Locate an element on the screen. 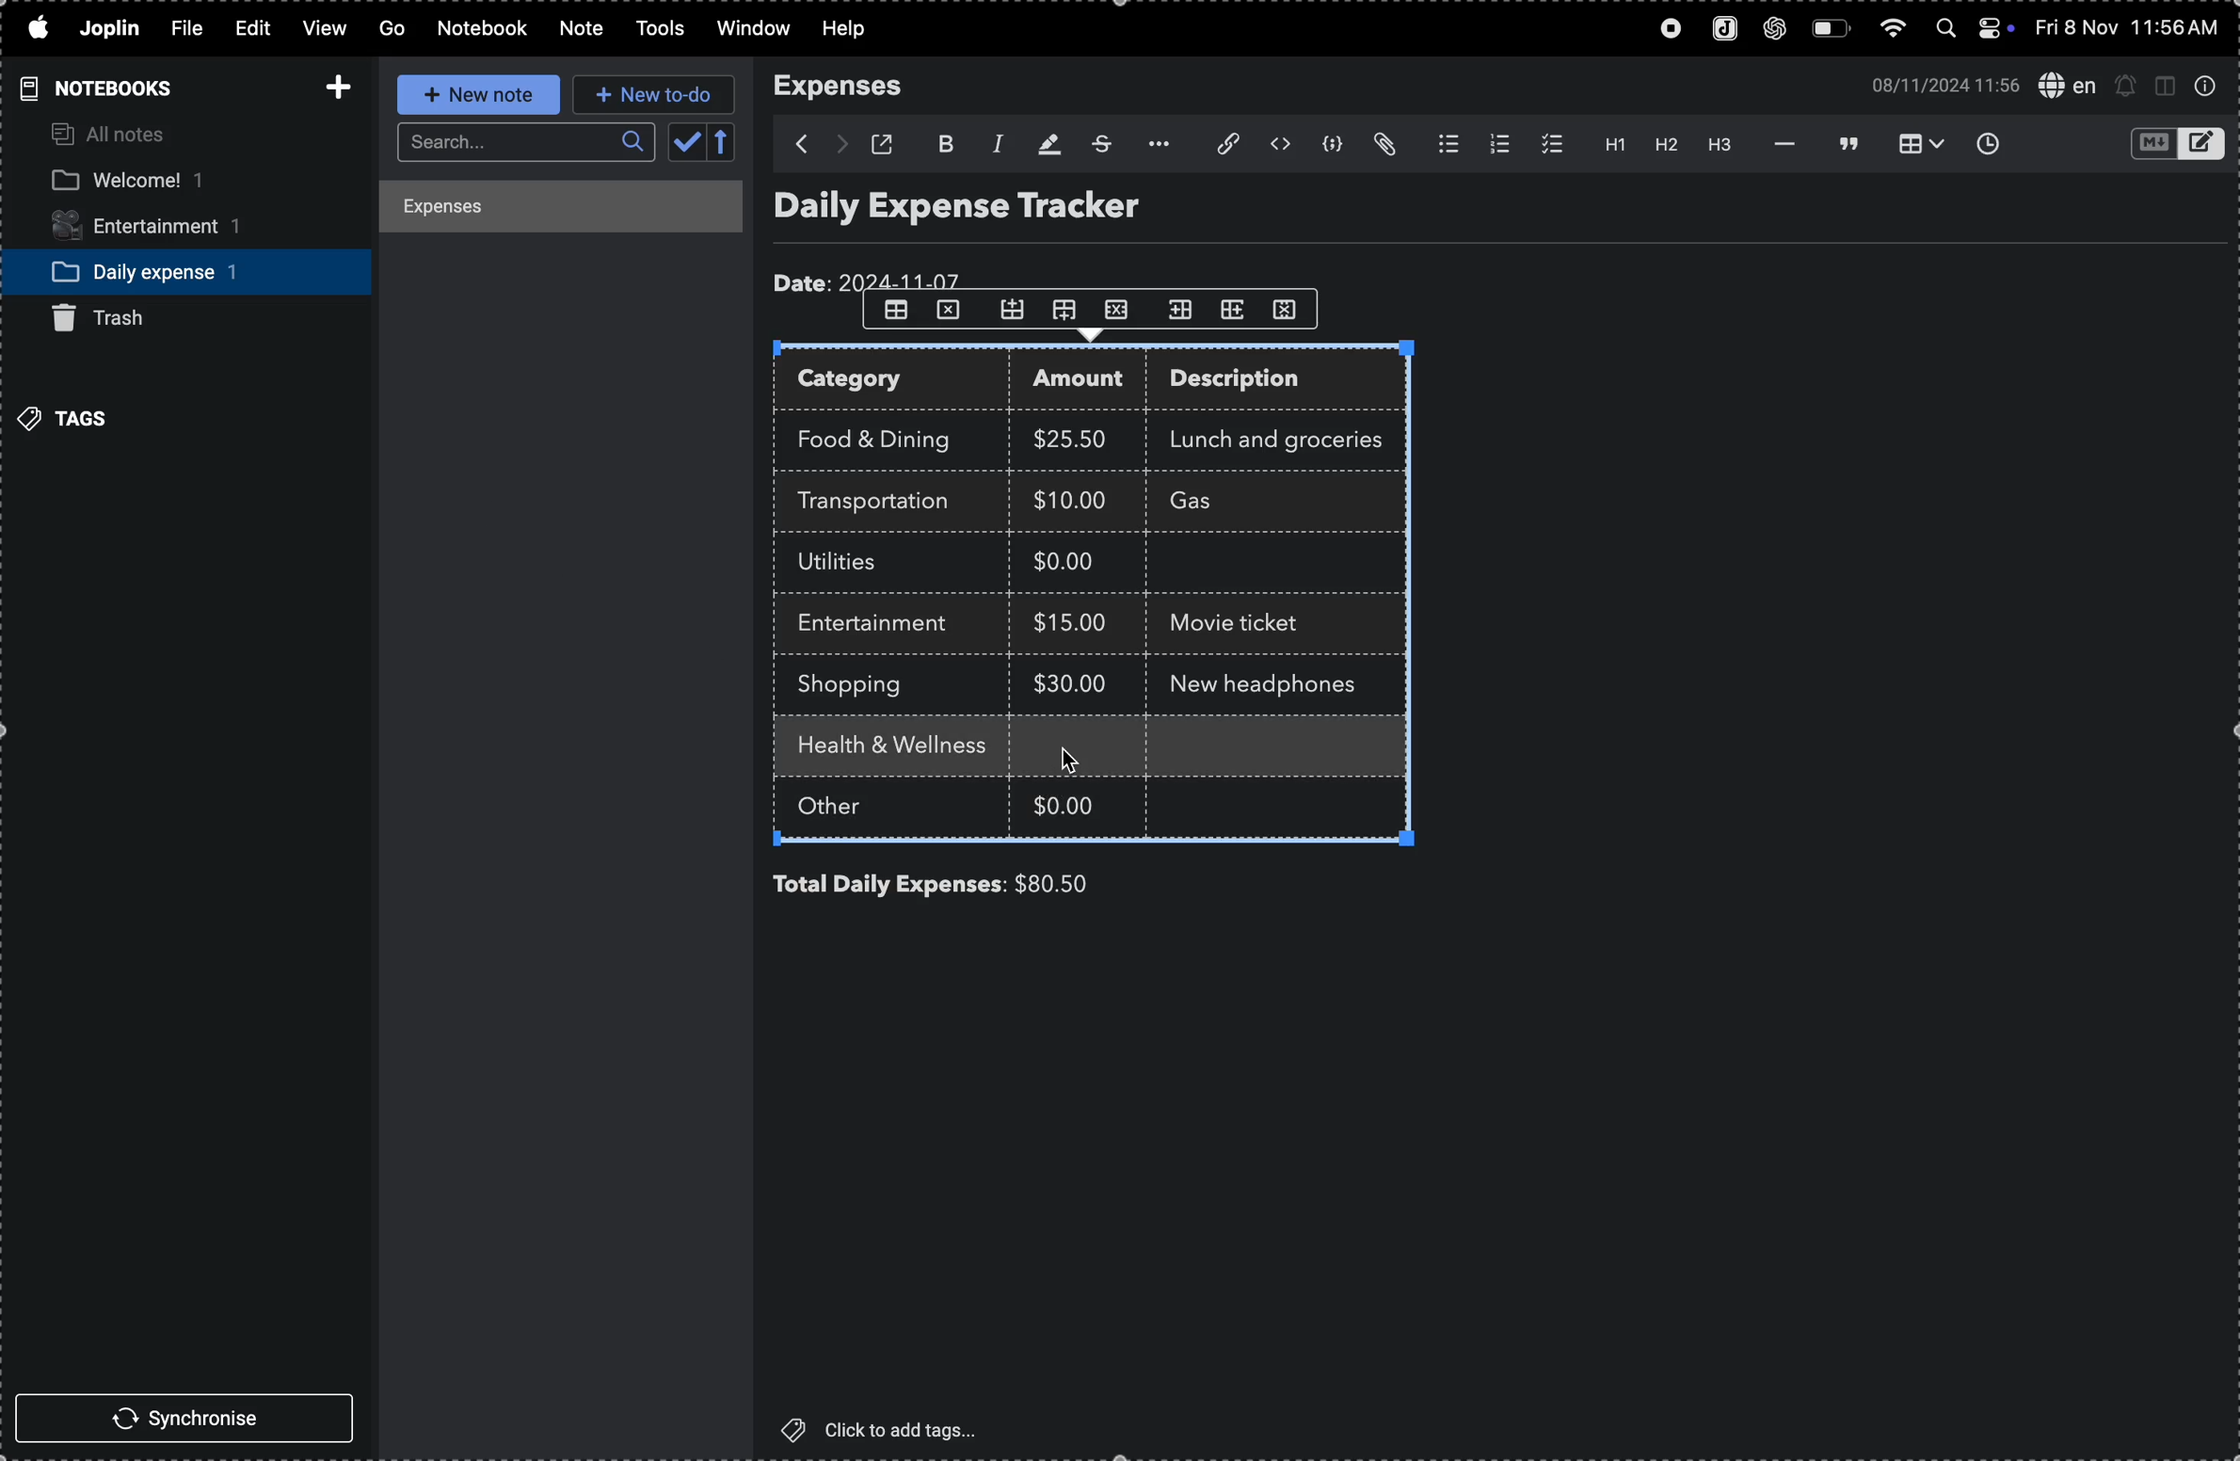 Image resolution: width=2240 pixels, height=1461 pixels. Daily expense tracker is located at coordinates (993, 211).